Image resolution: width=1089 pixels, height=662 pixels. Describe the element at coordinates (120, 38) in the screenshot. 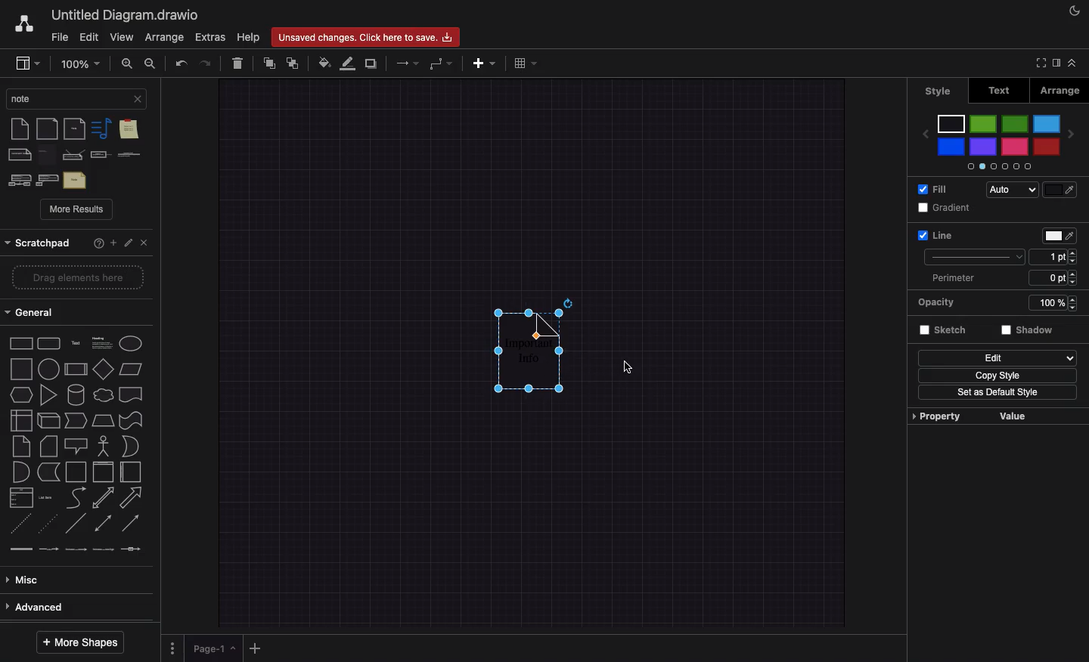

I see `View` at that location.